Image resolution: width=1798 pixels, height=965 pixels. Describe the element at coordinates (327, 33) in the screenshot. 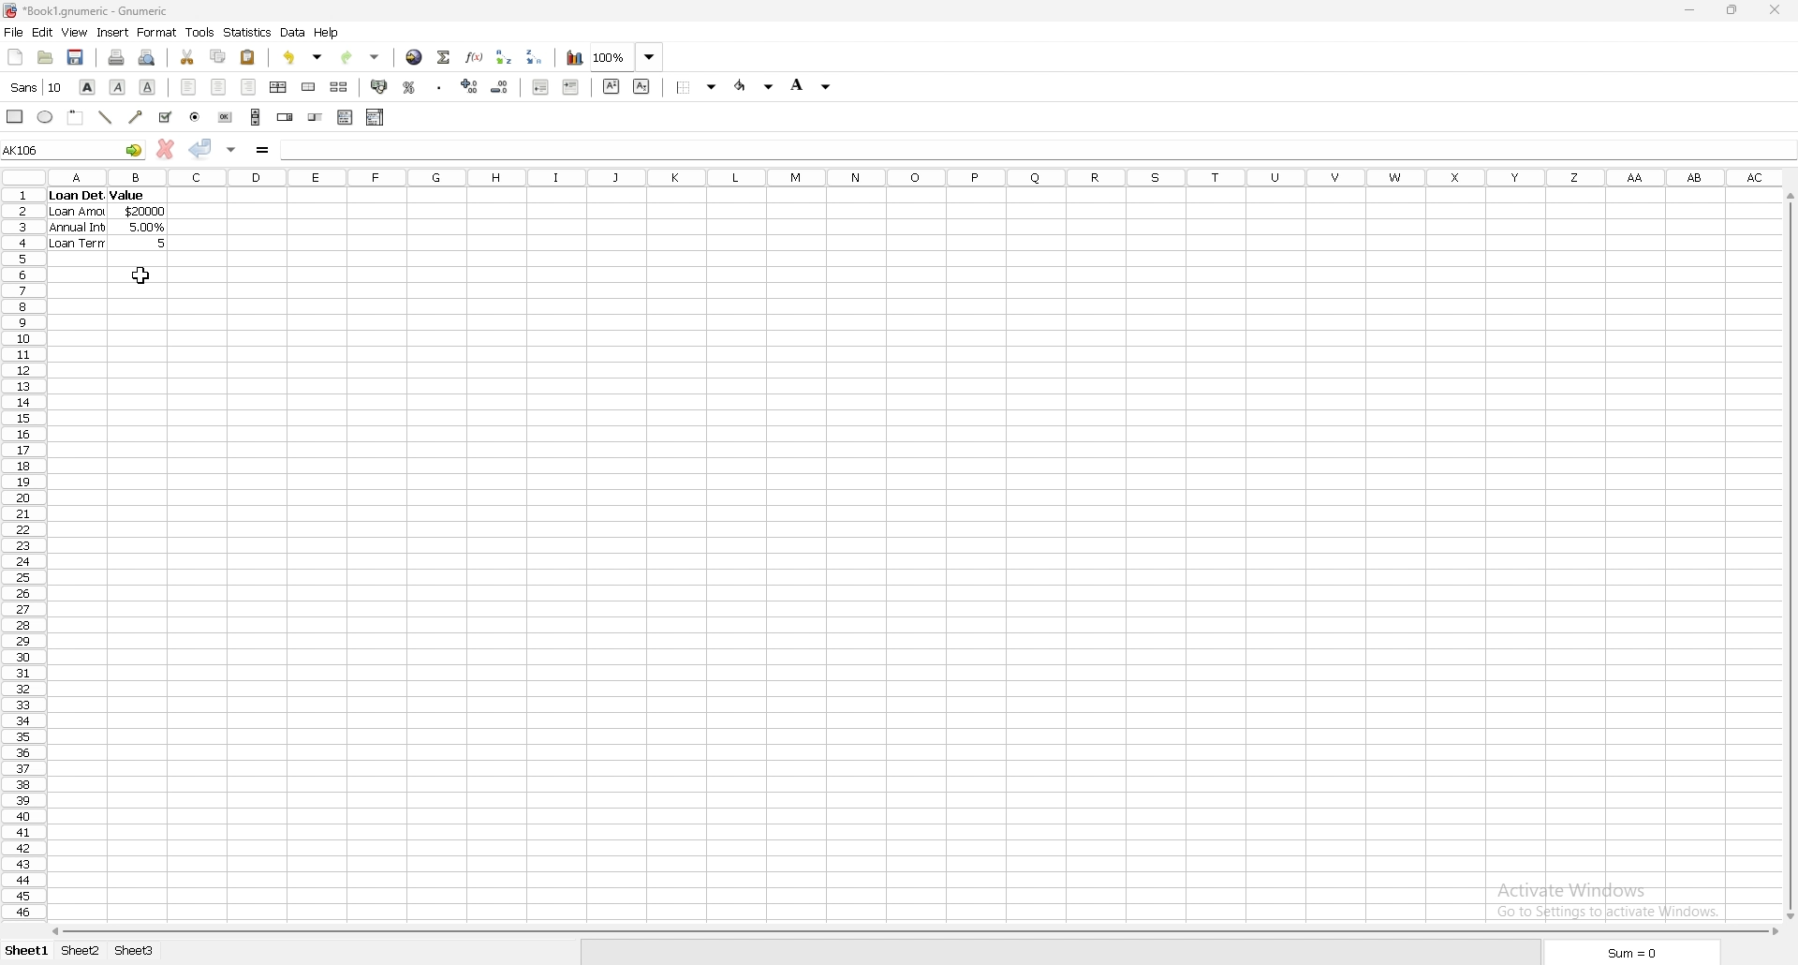

I see `help` at that location.